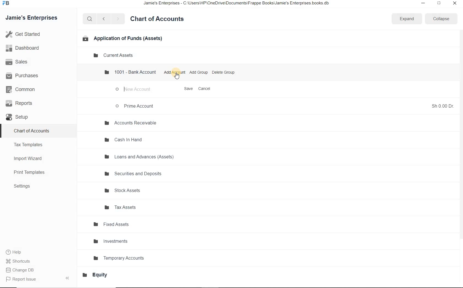 The image size is (463, 288). Describe the element at coordinates (25, 75) in the screenshot. I see `Purchases` at that location.